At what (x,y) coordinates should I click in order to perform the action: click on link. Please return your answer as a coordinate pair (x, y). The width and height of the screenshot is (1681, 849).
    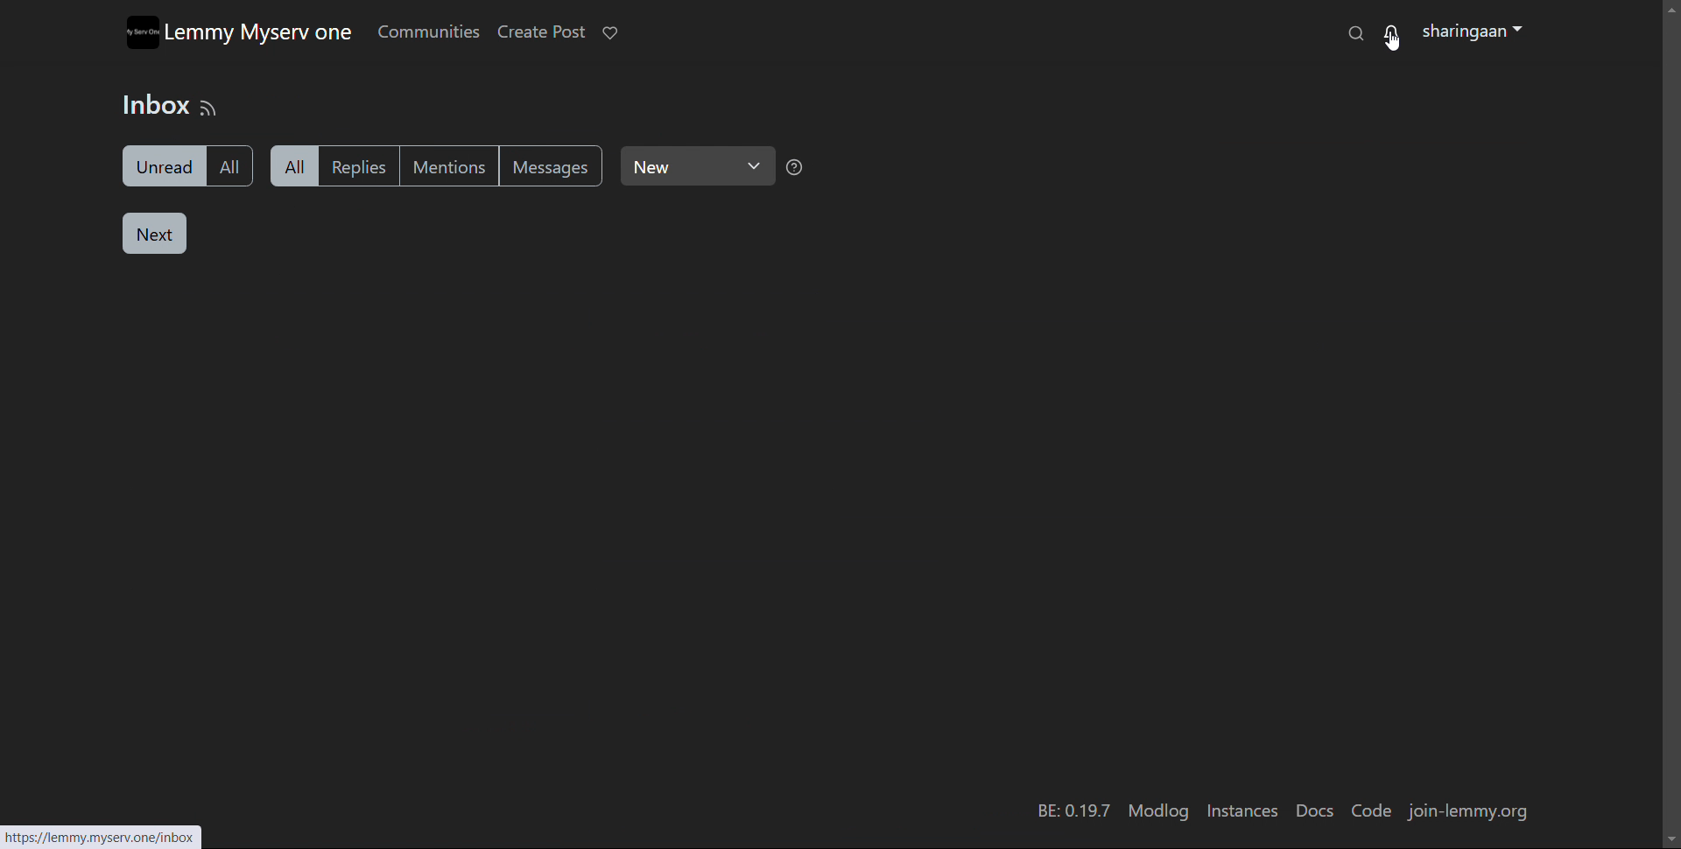
    Looking at the image, I should click on (113, 836).